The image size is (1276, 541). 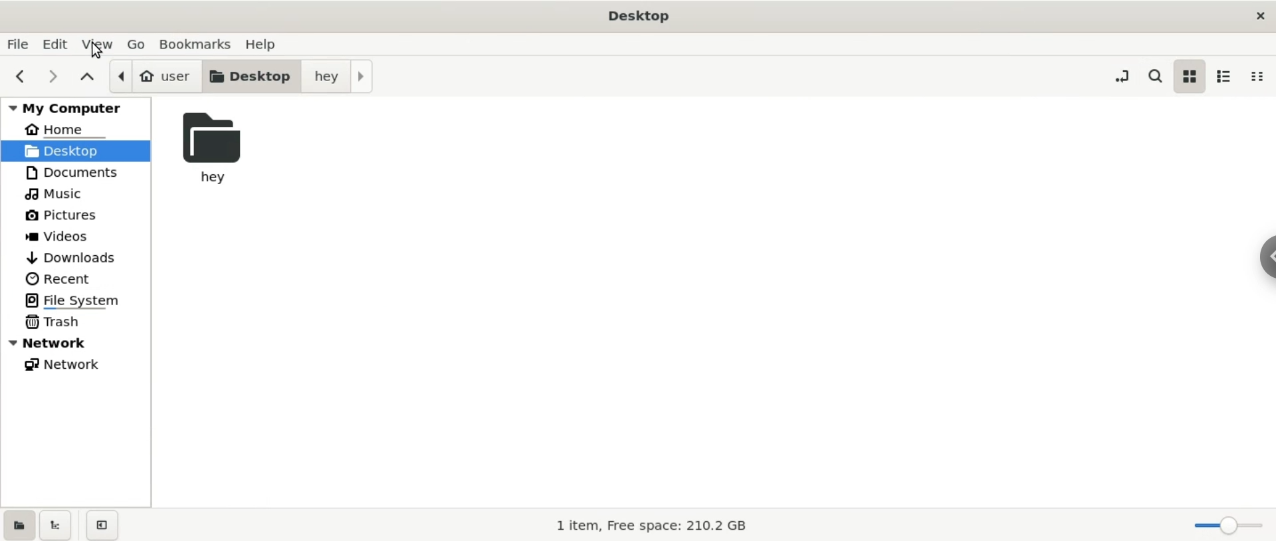 What do you see at coordinates (1122, 74) in the screenshot?
I see `toggle location entry` at bounding box center [1122, 74].